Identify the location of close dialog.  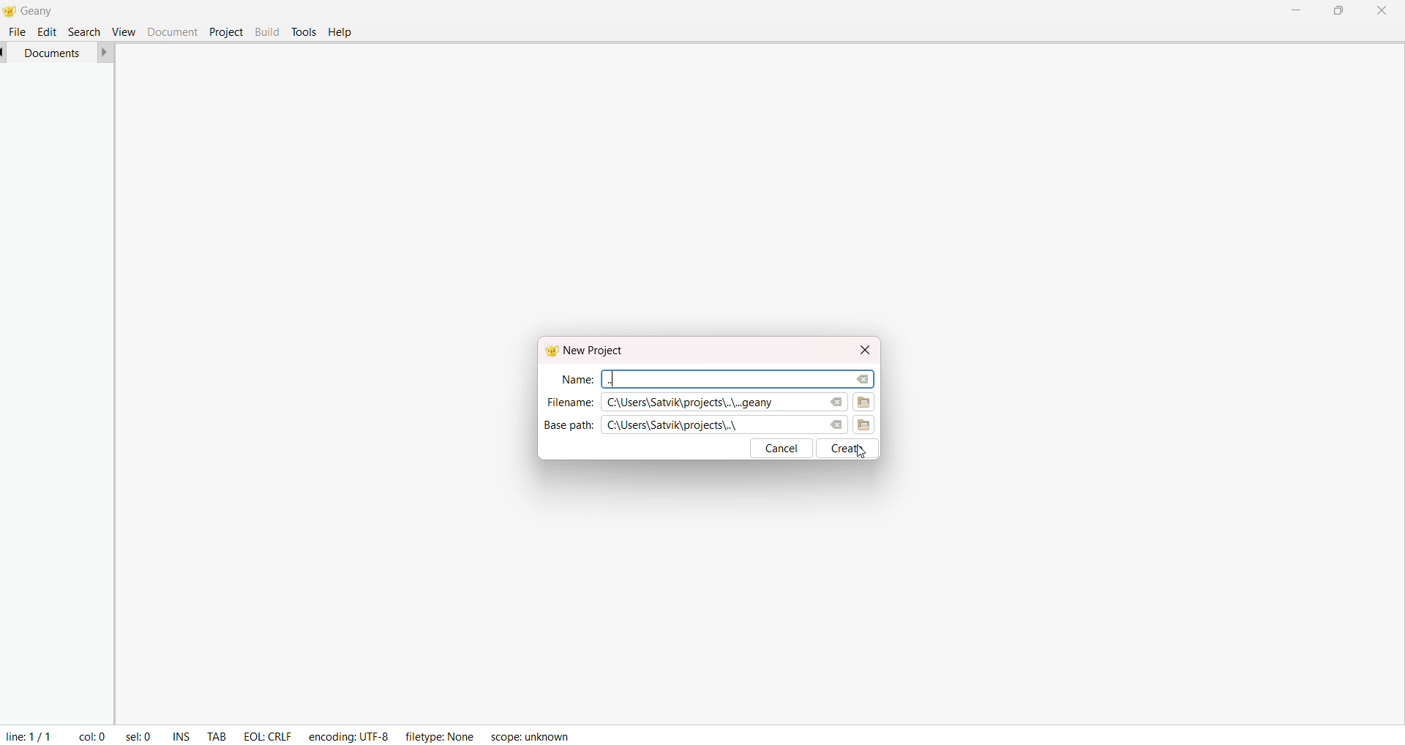
(872, 351).